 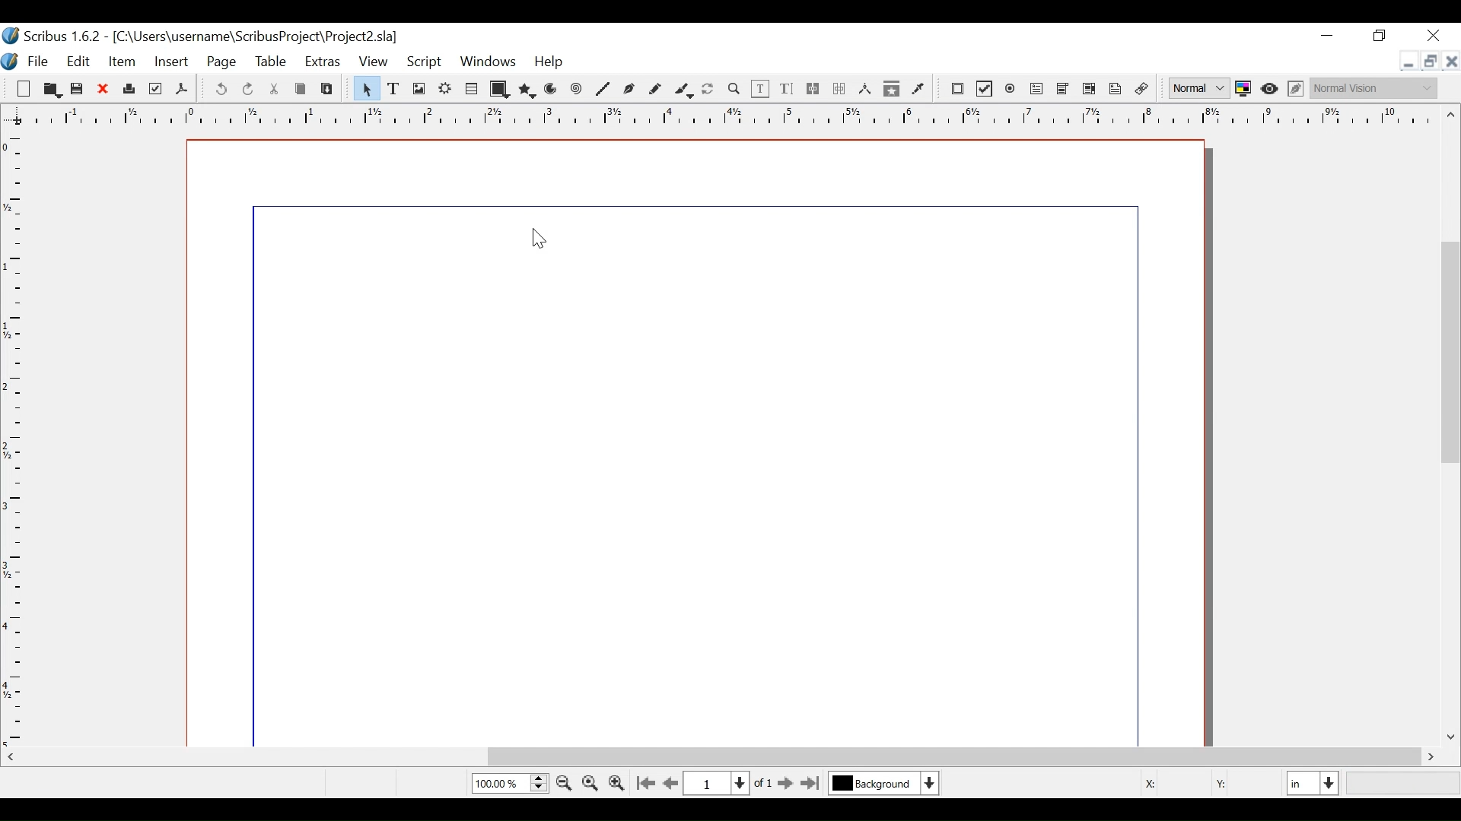 What do you see at coordinates (602, 90) in the screenshot?
I see `Line` at bounding box center [602, 90].